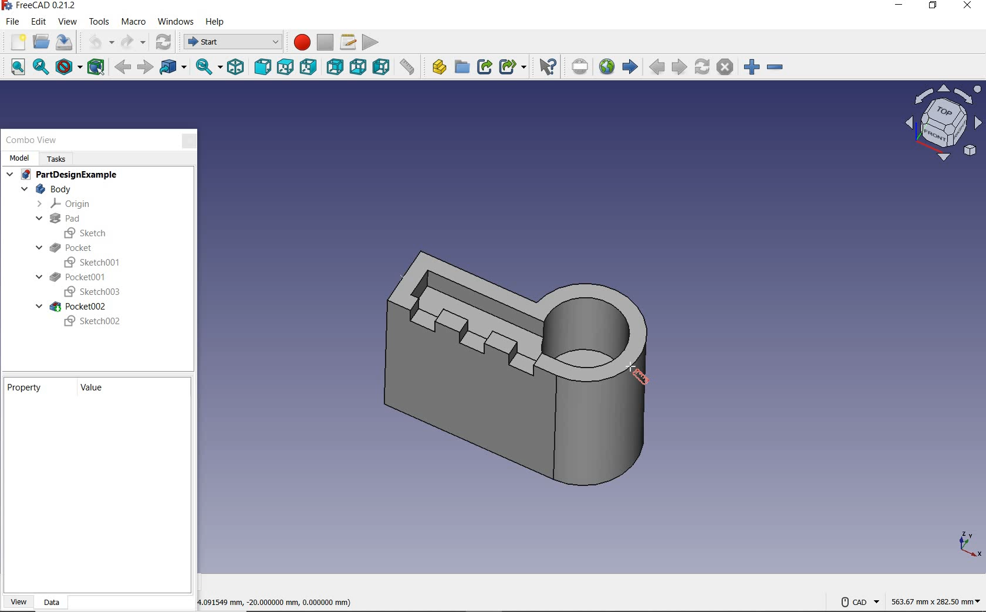 Image resolution: width=986 pixels, height=612 pixels. Describe the element at coordinates (66, 247) in the screenshot. I see `POCKET` at that location.